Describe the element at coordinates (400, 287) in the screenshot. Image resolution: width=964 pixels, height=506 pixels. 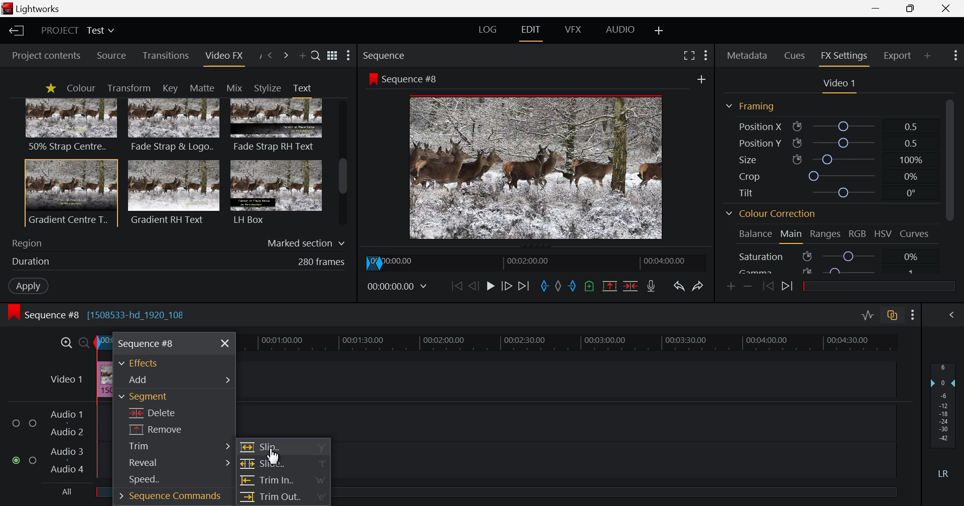
I see `Frame Time` at that location.